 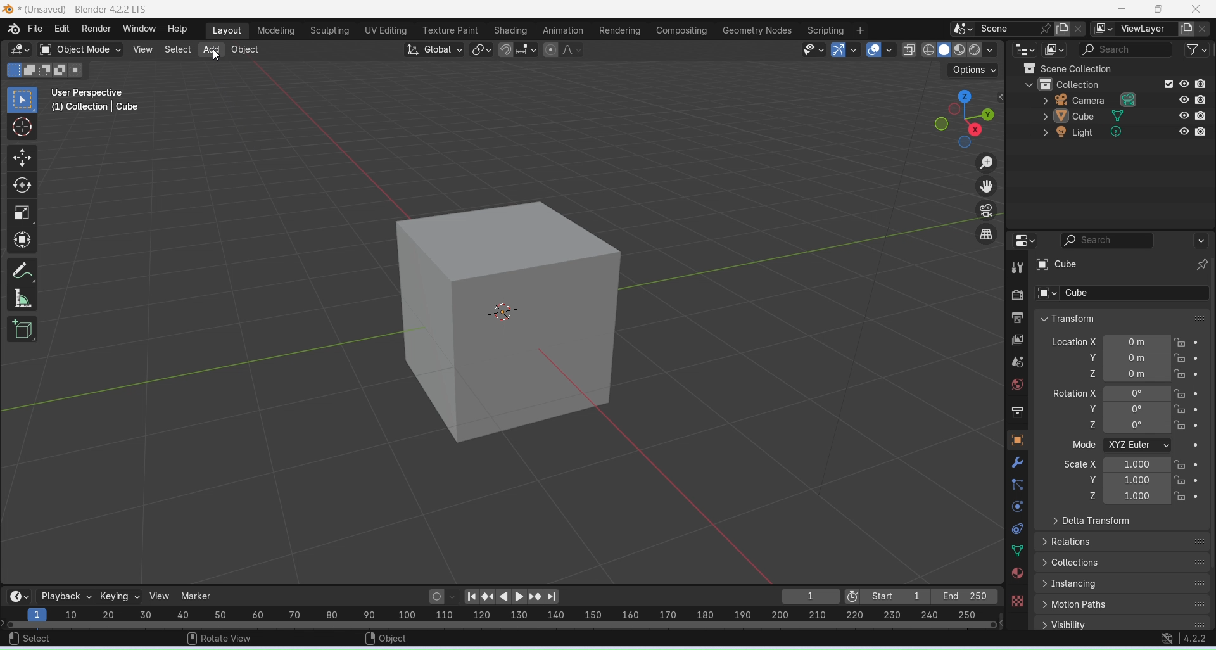 I want to click on UV Editing, so click(x=384, y=30).